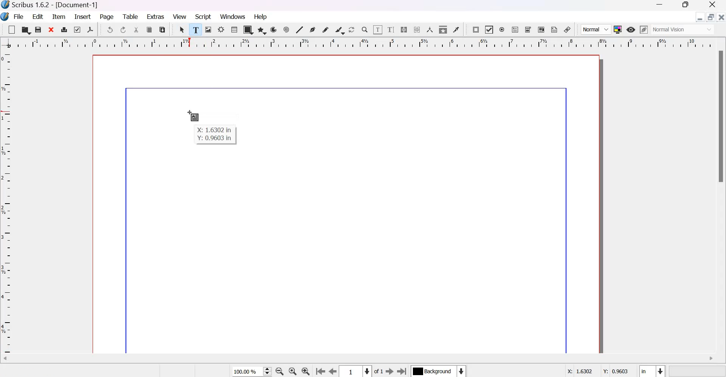 The width and height of the screenshot is (726, 377). I want to click on Freehand line, so click(325, 30).